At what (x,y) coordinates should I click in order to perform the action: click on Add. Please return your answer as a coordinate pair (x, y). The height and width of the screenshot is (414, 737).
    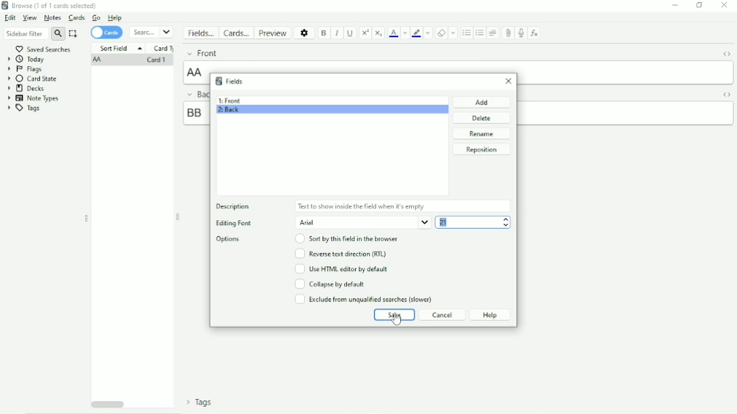
    Looking at the image, I should click on (483, 102).